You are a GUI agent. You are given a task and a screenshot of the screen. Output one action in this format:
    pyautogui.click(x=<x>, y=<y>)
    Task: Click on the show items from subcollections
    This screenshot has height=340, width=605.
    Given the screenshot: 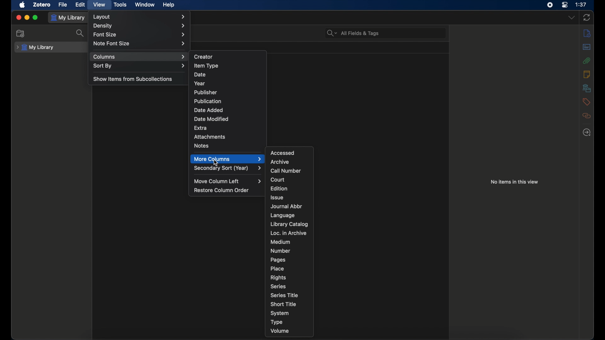 What is the action you would take?
    pyautogui.click(x=133, y=79)
    